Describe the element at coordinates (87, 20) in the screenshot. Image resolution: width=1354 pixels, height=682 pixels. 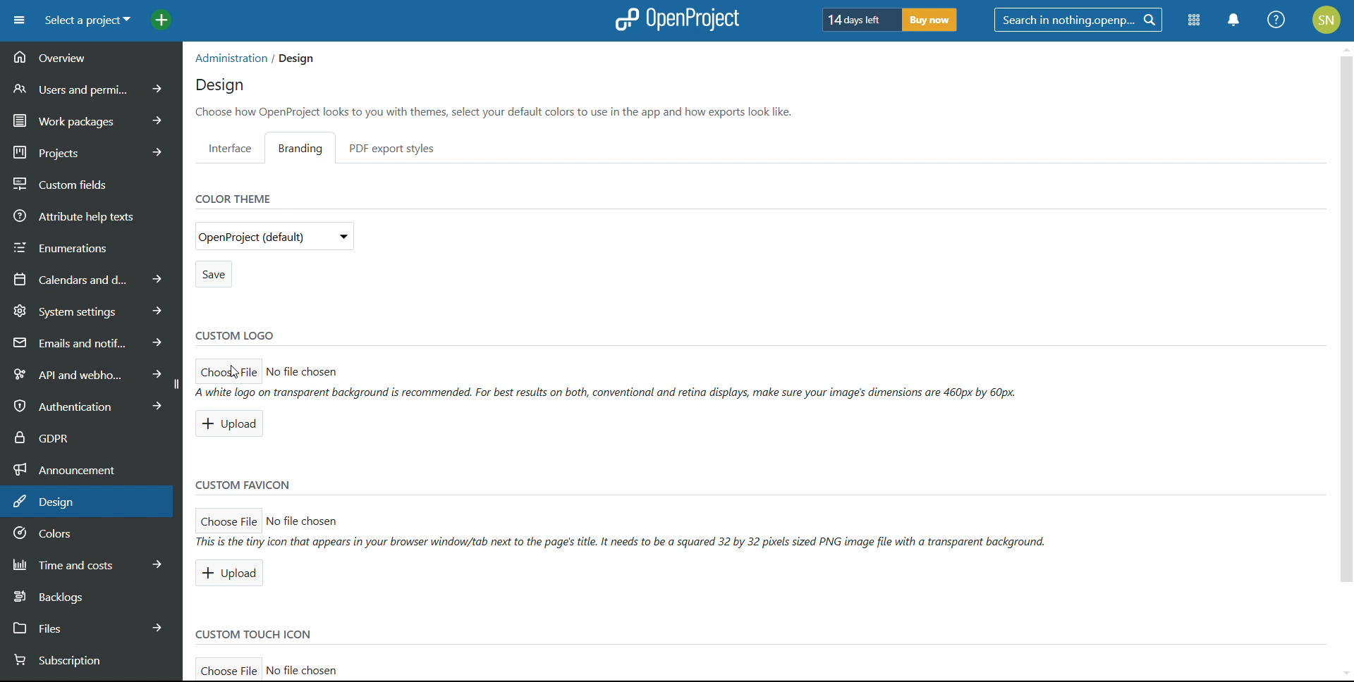
I see `select a project` at that location.